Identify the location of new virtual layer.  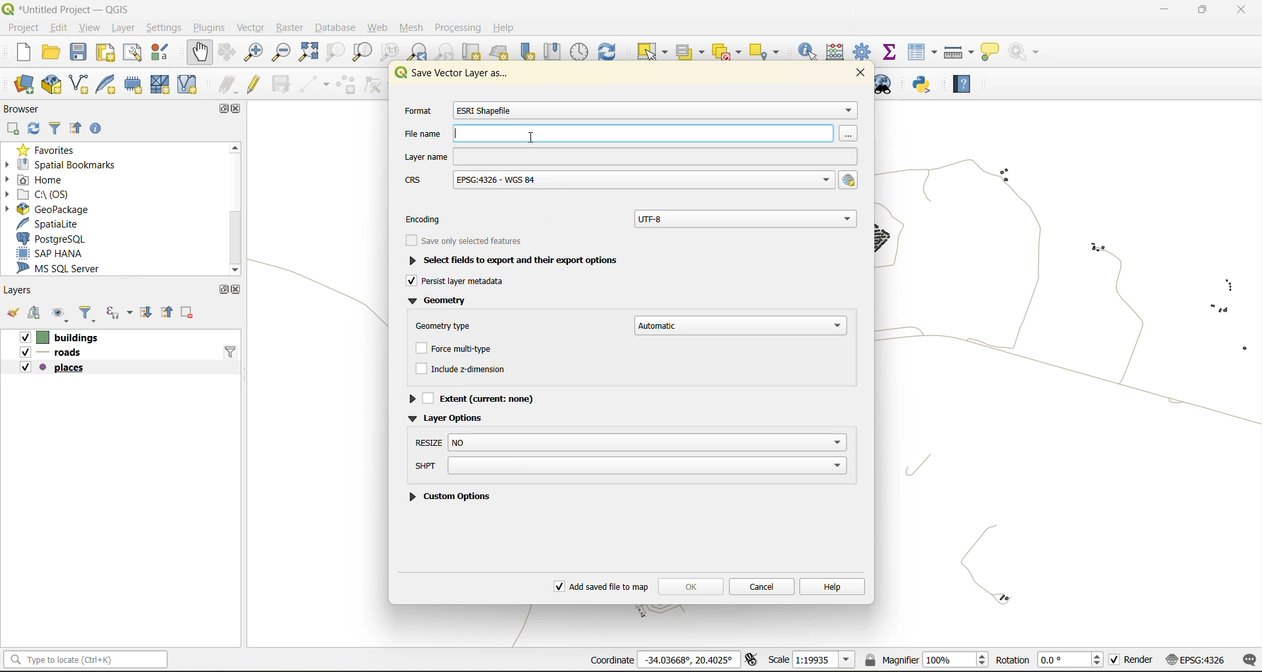
(191, 85).